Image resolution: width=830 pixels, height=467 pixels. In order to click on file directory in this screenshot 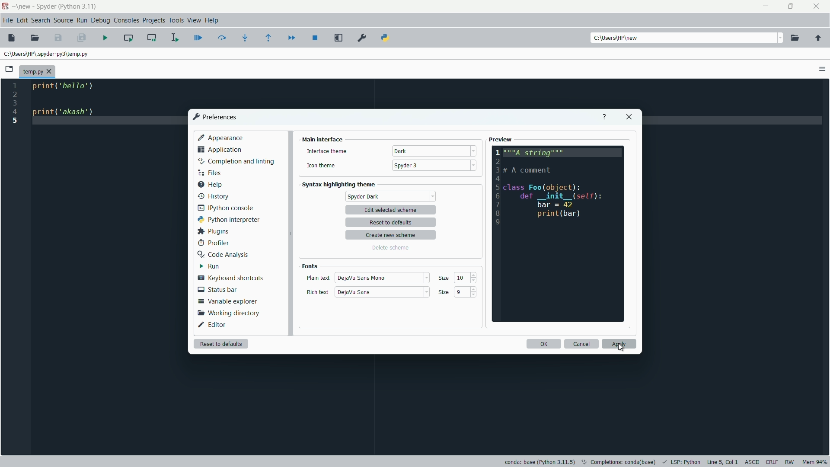, I will do `click(48, 53)`.